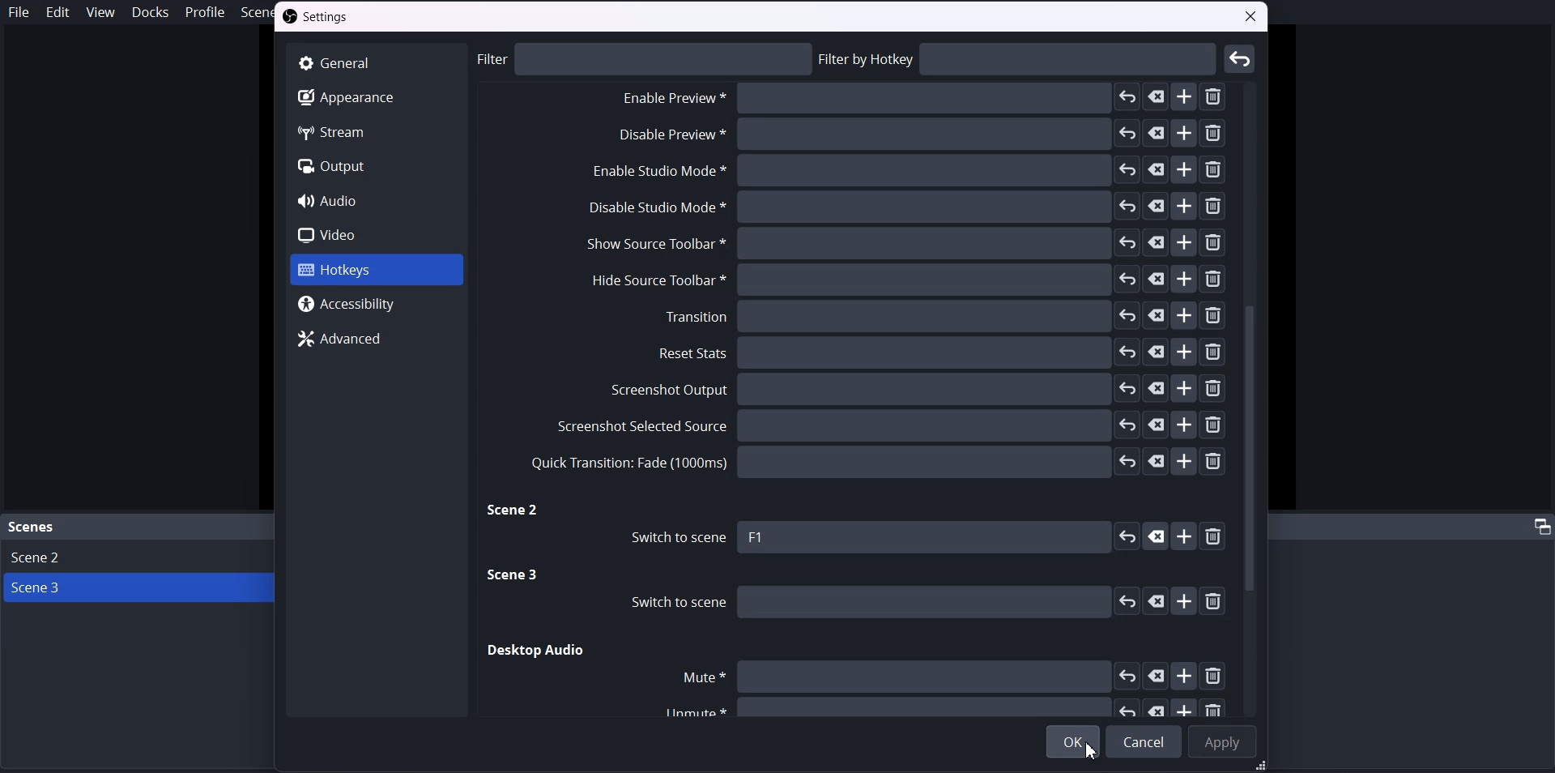  I want to click on General, so click(375, 62).